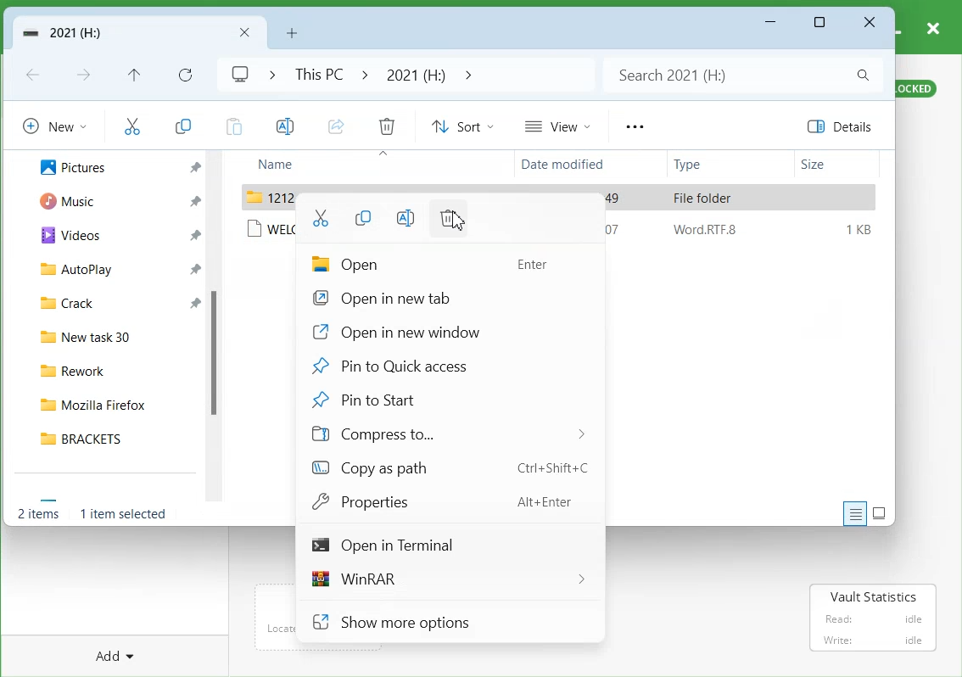 The width and height of the screenshot is (962, 677). Describe the element at coordinates (404, 216) in the screenshot. I see `Rename` at that location.